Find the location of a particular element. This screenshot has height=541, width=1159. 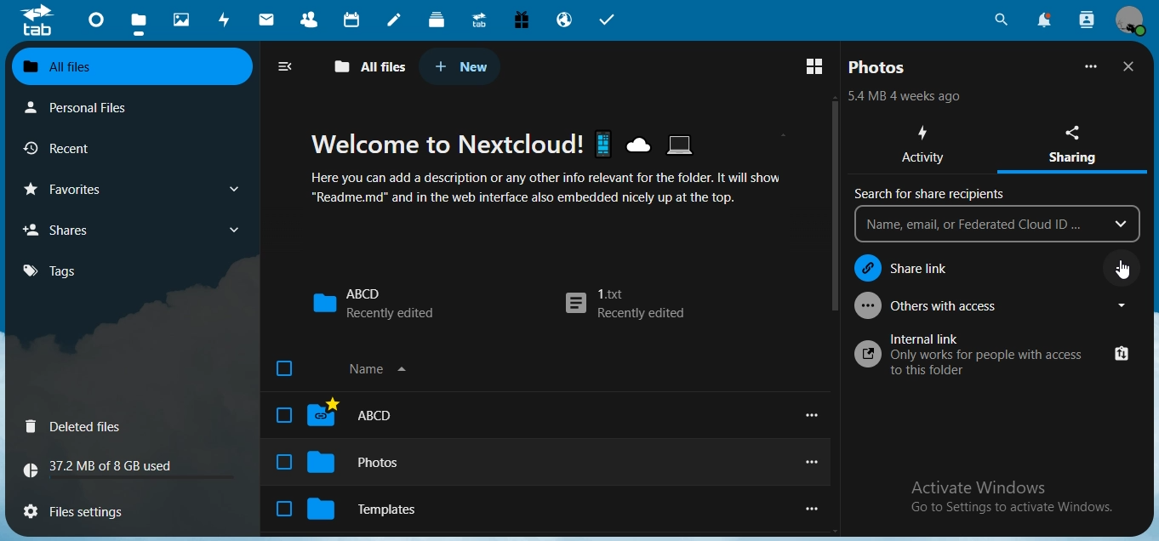

files is located at coordinates (84, 509).